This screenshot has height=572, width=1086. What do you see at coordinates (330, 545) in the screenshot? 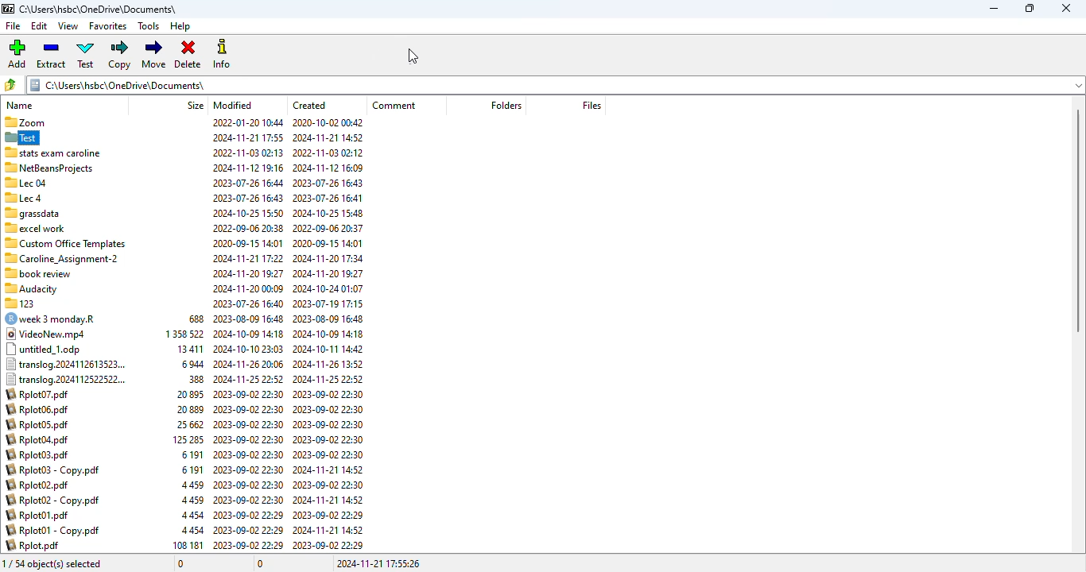
I see `2023-09-02 22:29` at bounding box center [330, 545].